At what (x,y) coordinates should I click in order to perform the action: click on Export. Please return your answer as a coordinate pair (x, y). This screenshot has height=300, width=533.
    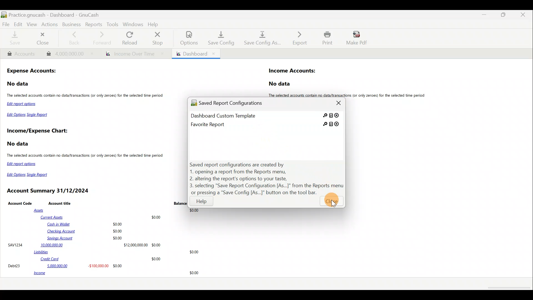
    Looking at the image, I should click on (297, 38).